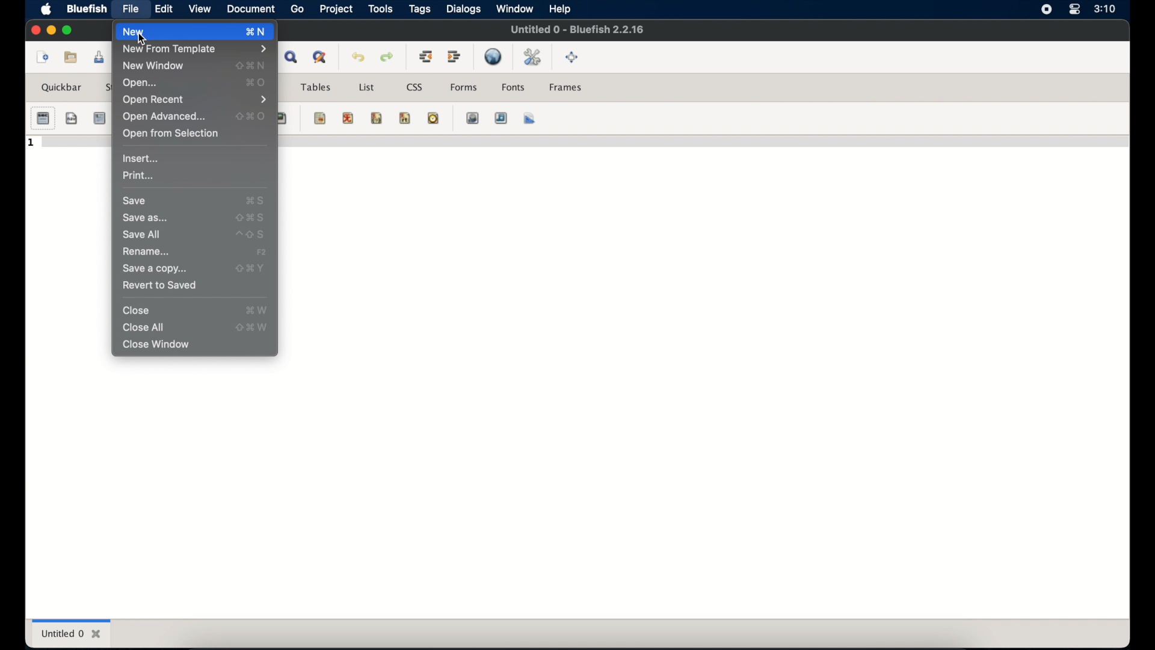  What do you see at coordinates (141, 235) in the screenshot?
I see `save all` at bounding box center [141, 235].